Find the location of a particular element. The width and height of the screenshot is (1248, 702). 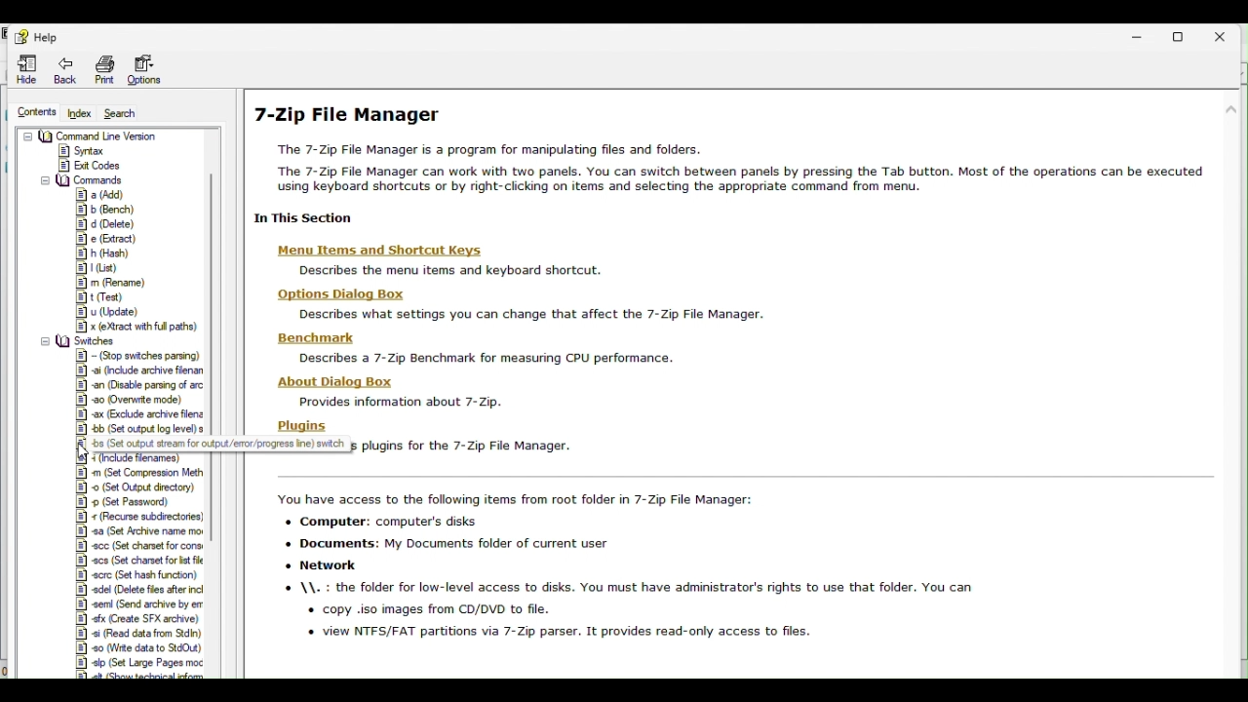

collapse is located at coordinates (42, 182).